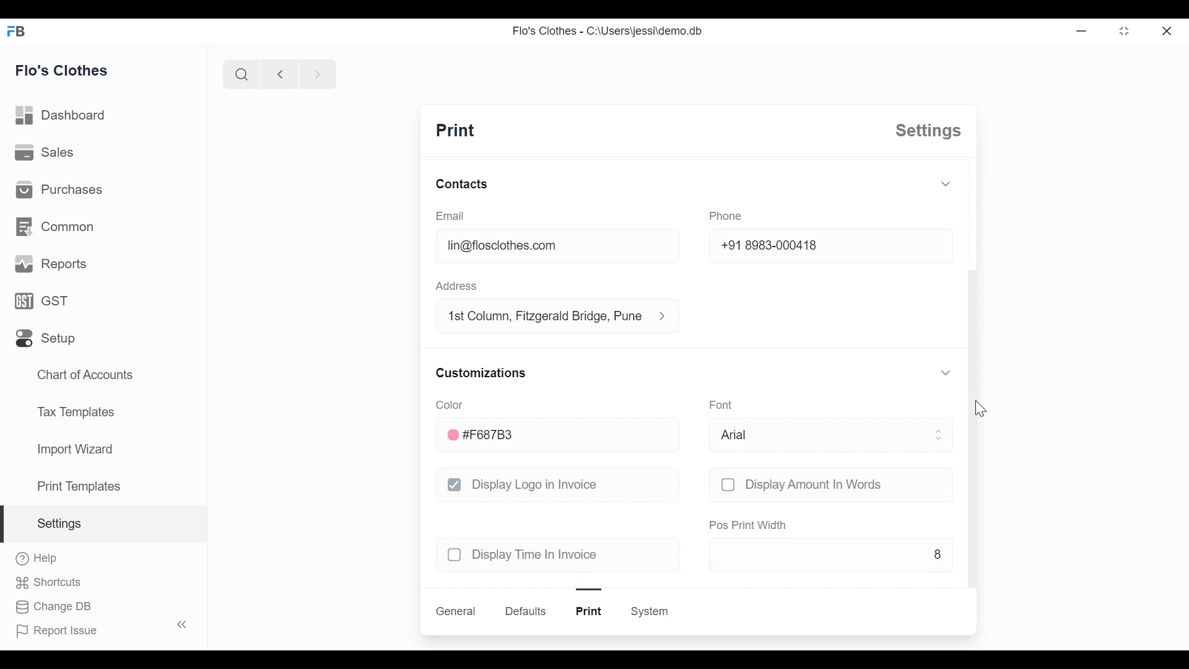 The width and height of the screenshot is (1189, 669). What do you see at coordinates (61, 115) in the screenshot?
I see `dashboard` at bounding box center [61, 115].